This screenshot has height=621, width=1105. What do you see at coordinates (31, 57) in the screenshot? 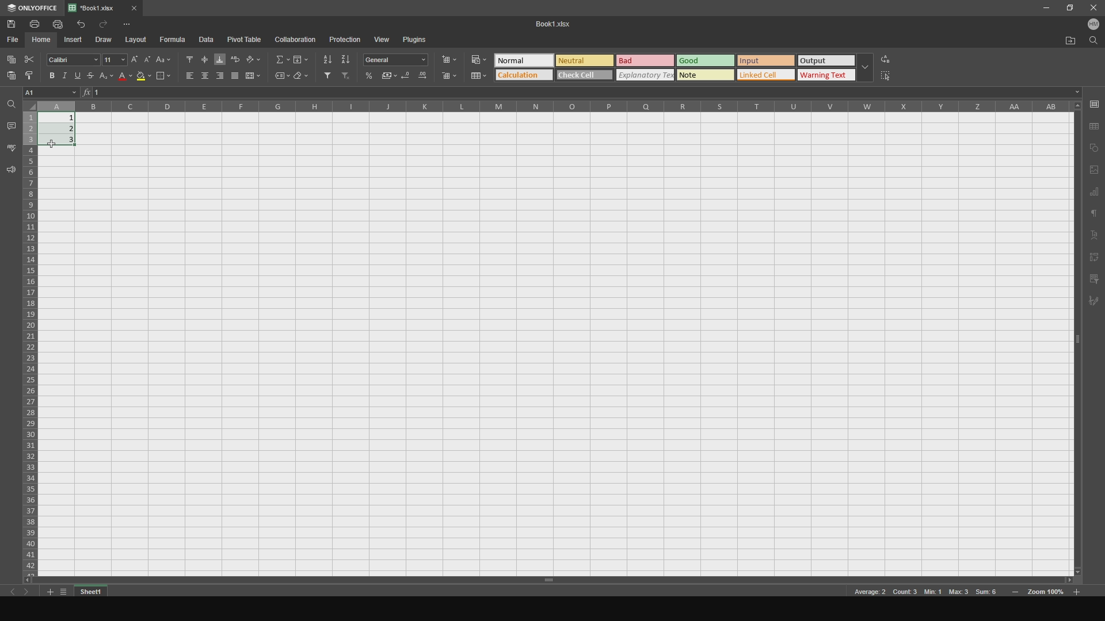
I see `cut` at bounding box center [31, 57].